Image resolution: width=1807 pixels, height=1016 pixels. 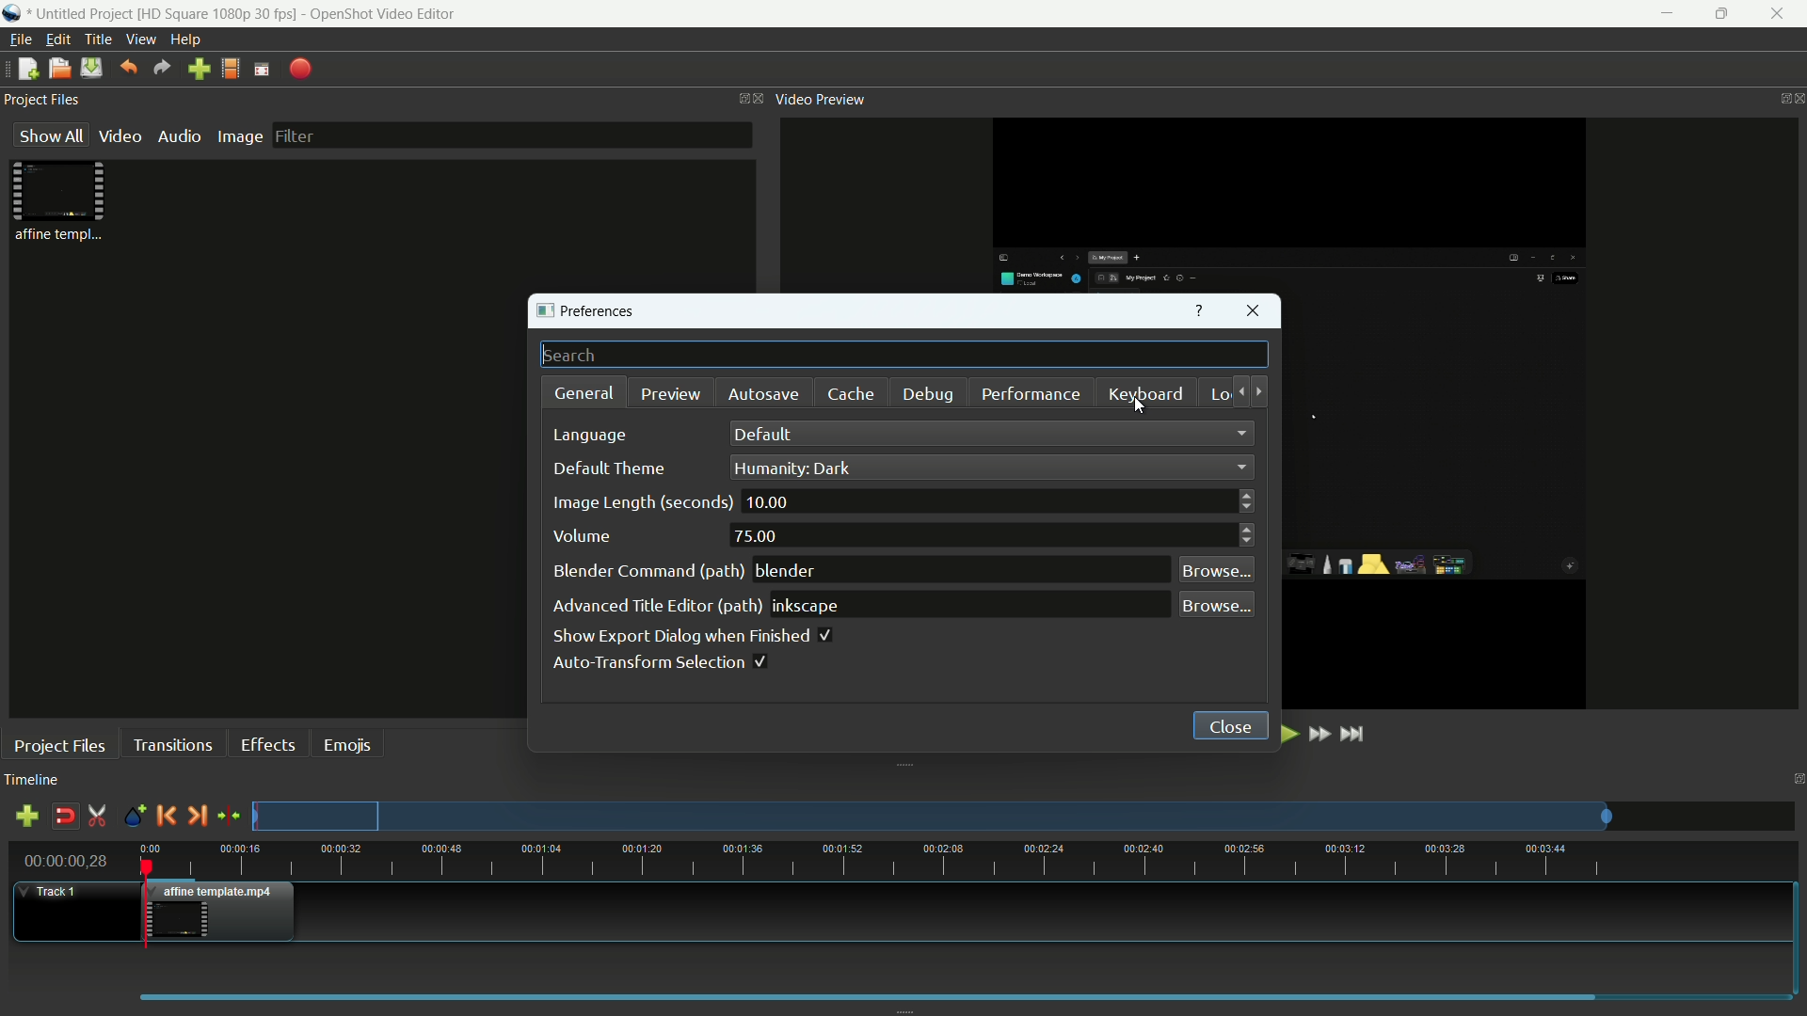 What do you see at coordinates (84, 15) in the screenshot?
I see `project name` at bounding box center [84, 15].